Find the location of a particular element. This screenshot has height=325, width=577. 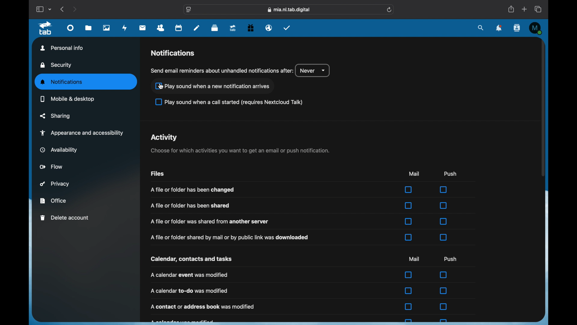

personal info is located at coordinates (62, 48).